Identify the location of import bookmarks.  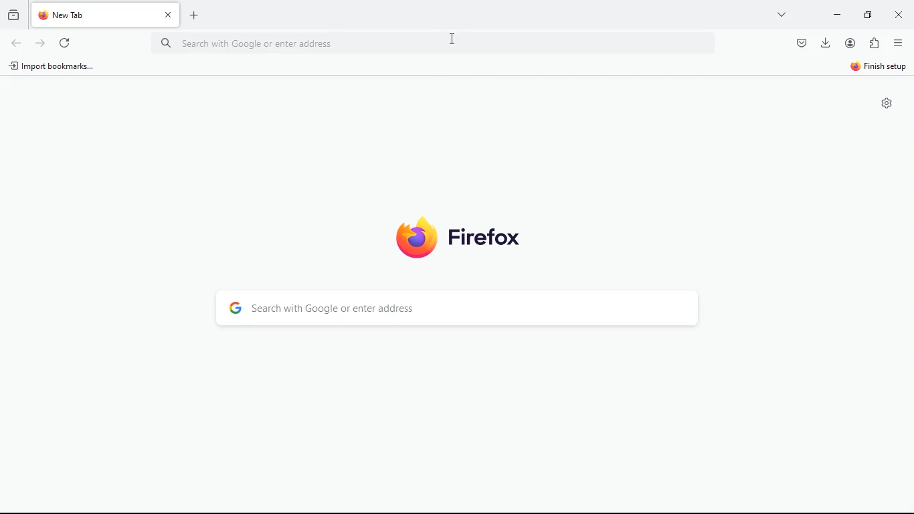
(57, 68).